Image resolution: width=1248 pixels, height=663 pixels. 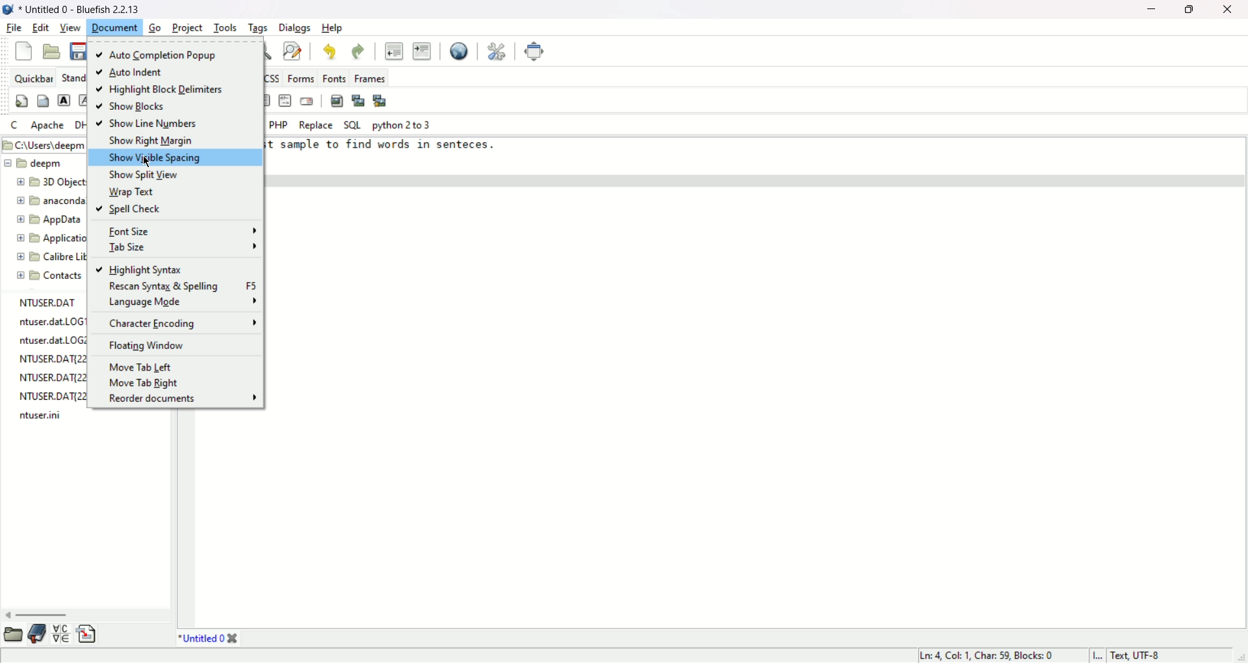 I want to click on open file, so click(x=51, y=51).